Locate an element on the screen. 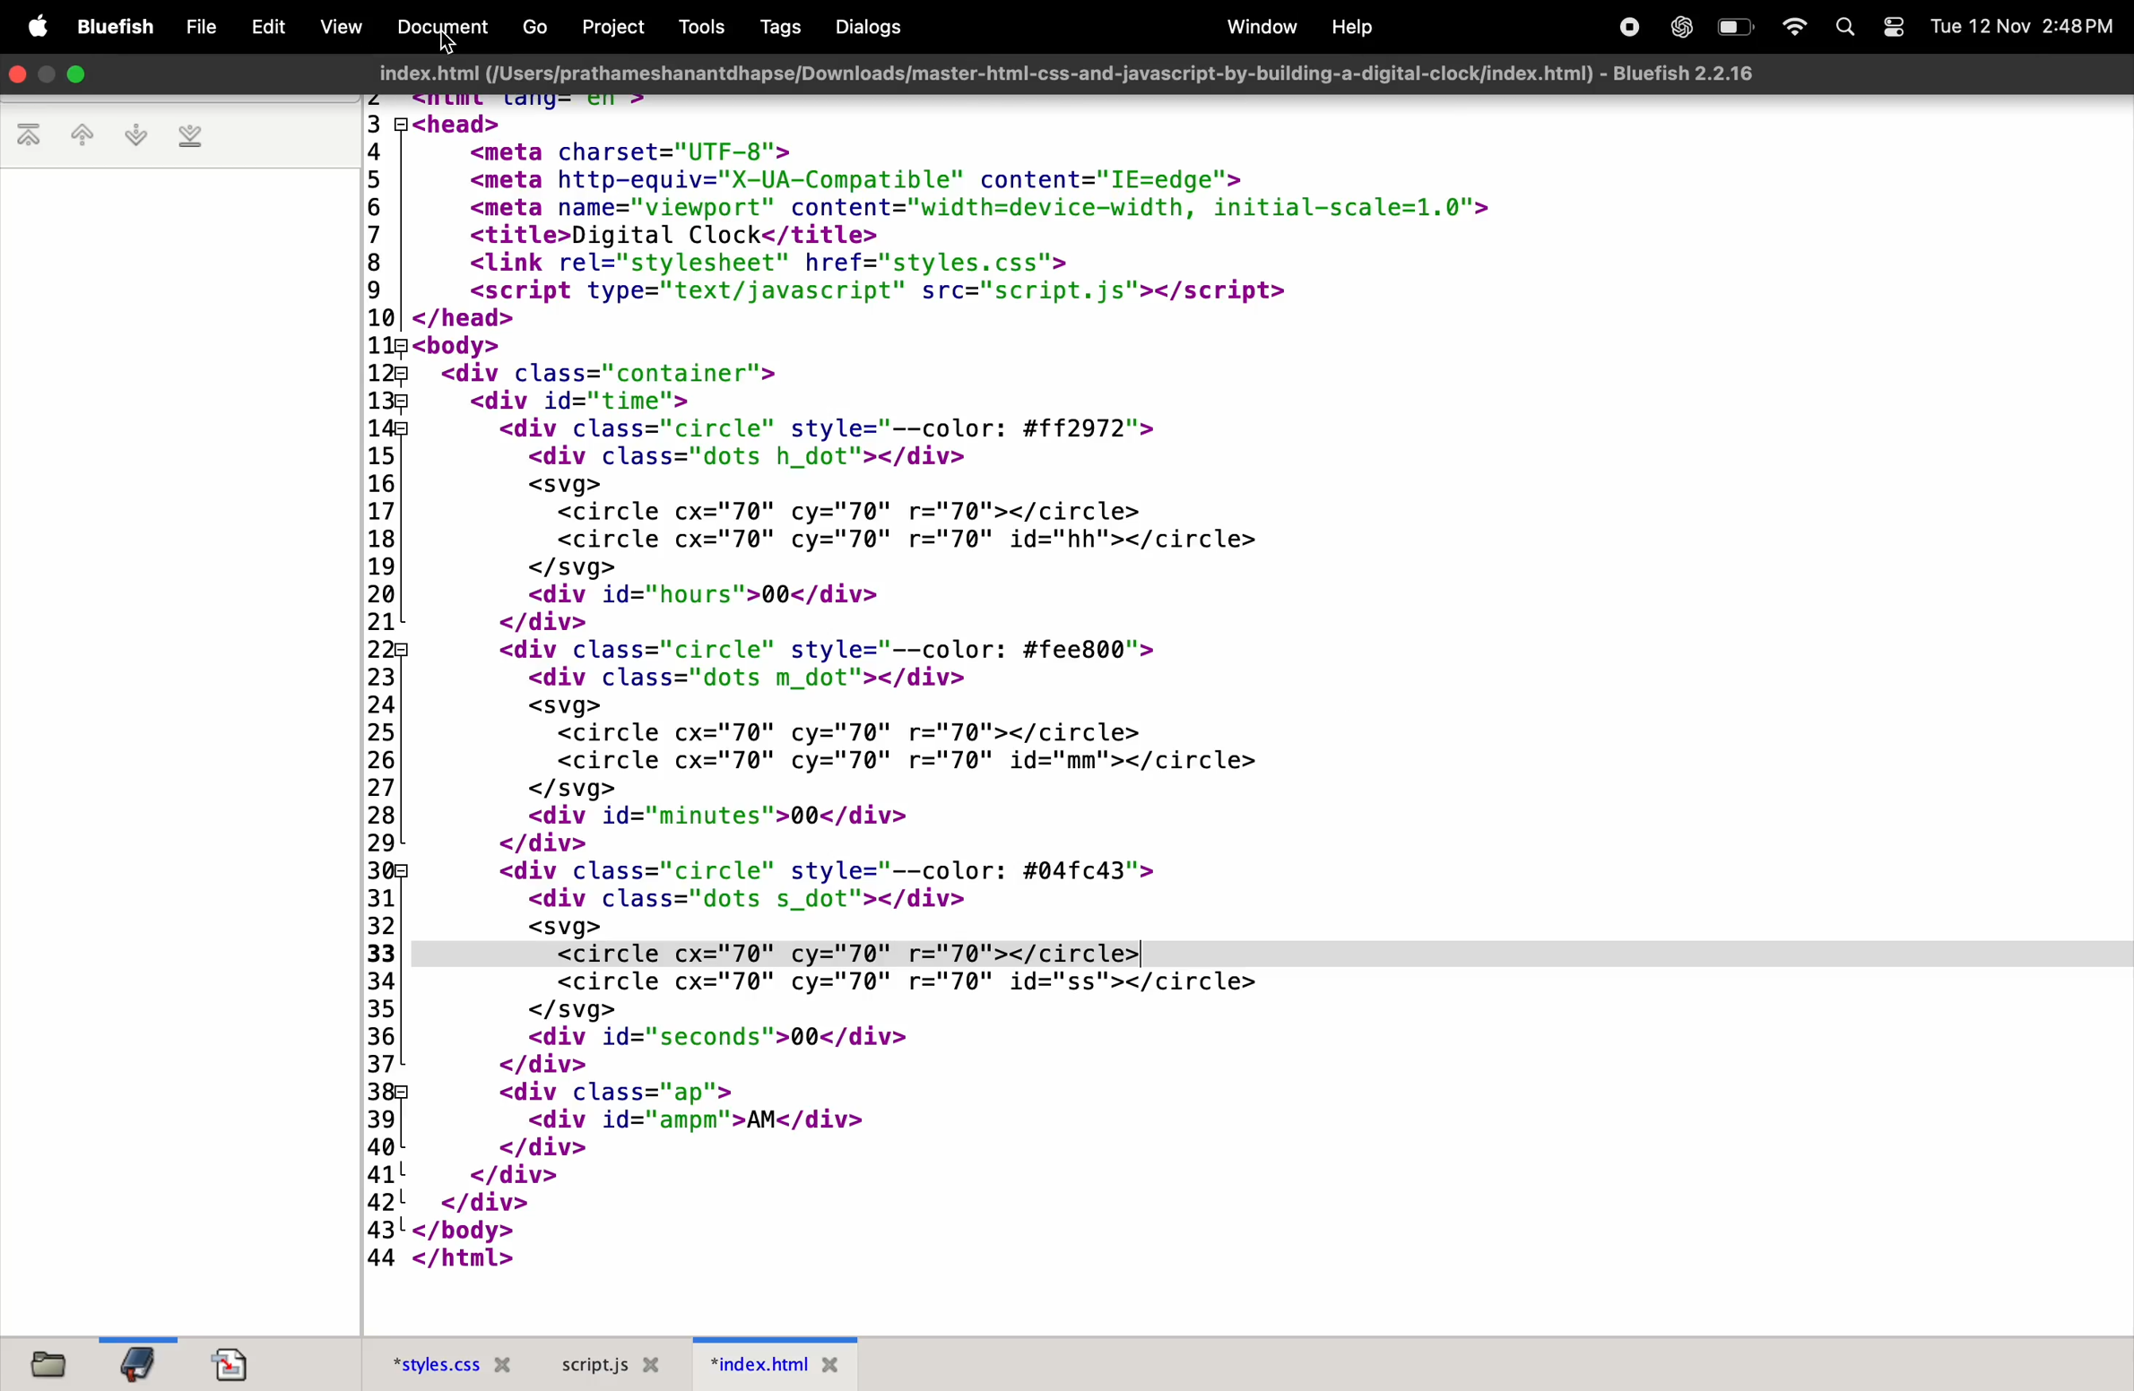  cursor is located at coordinates (451, 46).